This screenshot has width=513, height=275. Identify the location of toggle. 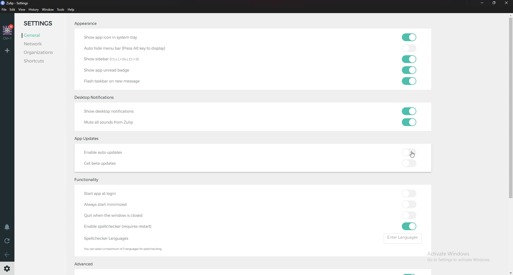
(409, 122).